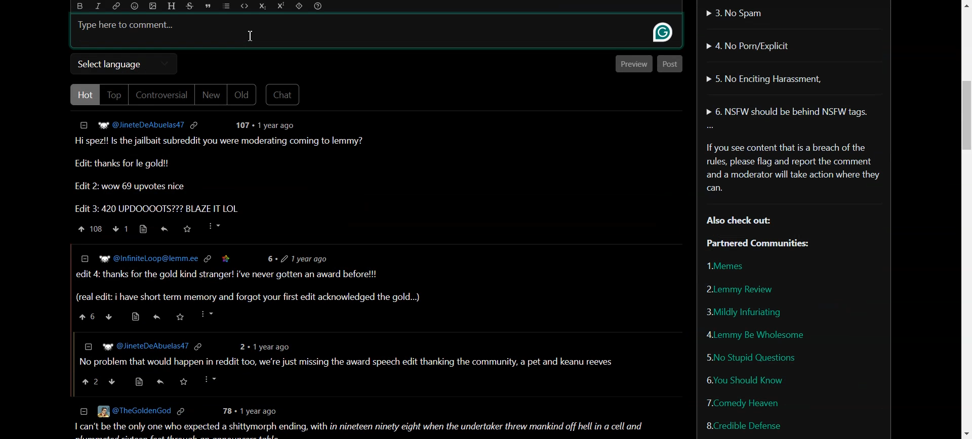 The image size is (972, 439). Describe the element at coordinates (751, 45) in the screenshot. I see `No Porn/Explicit` at that location.